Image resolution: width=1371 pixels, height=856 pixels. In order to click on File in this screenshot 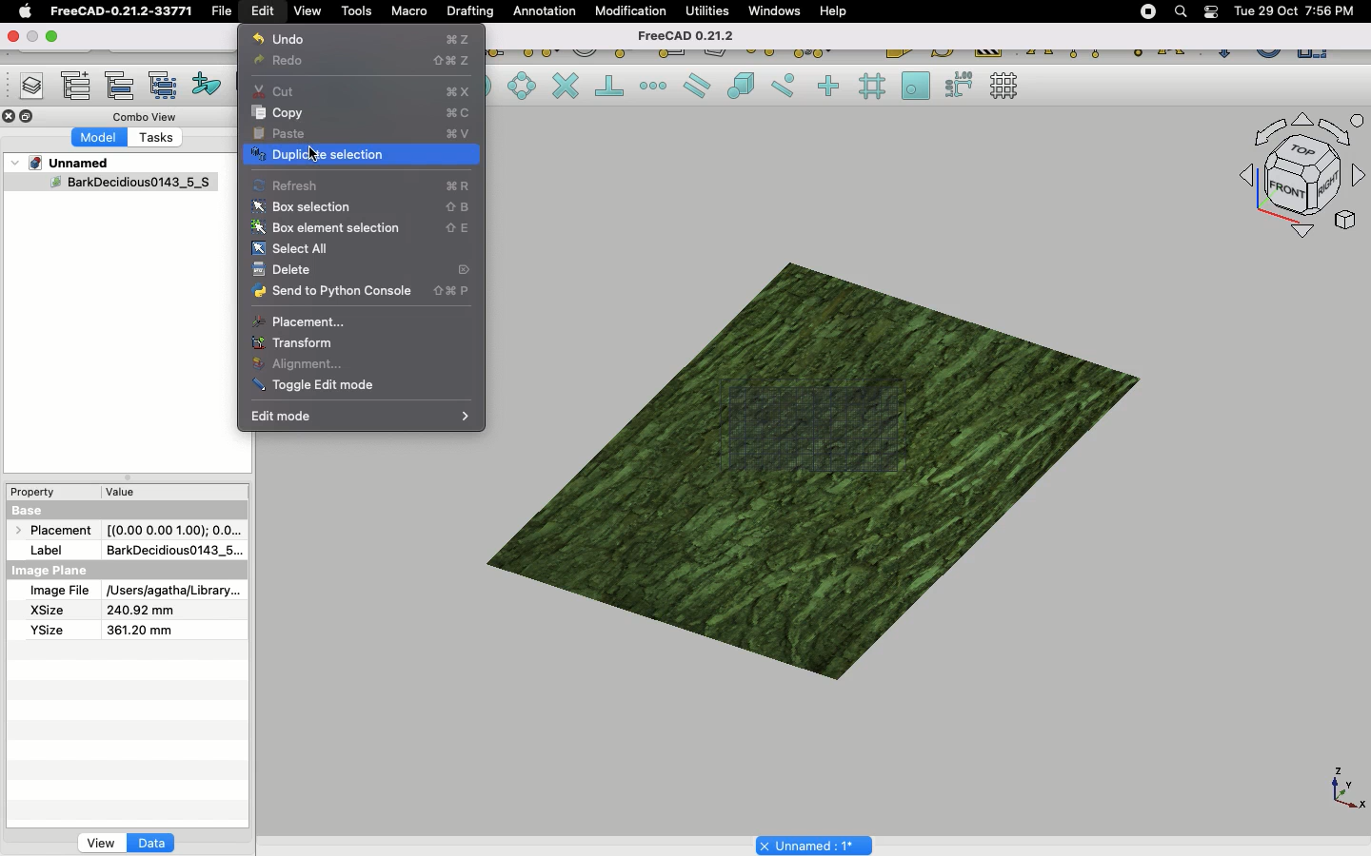, I will do `click(222, 11)`.